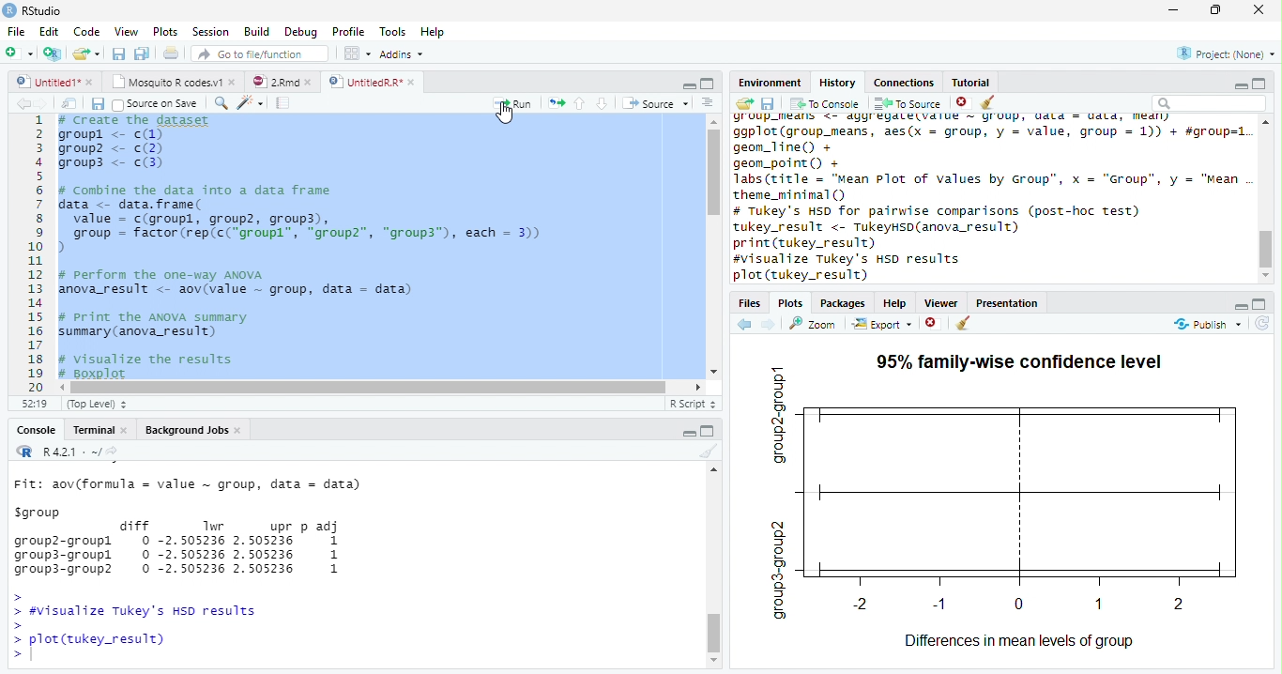  What do you see at coordinates (770, 83) in the screenshot?
I see `Environment` at bounding box center [770, 83].